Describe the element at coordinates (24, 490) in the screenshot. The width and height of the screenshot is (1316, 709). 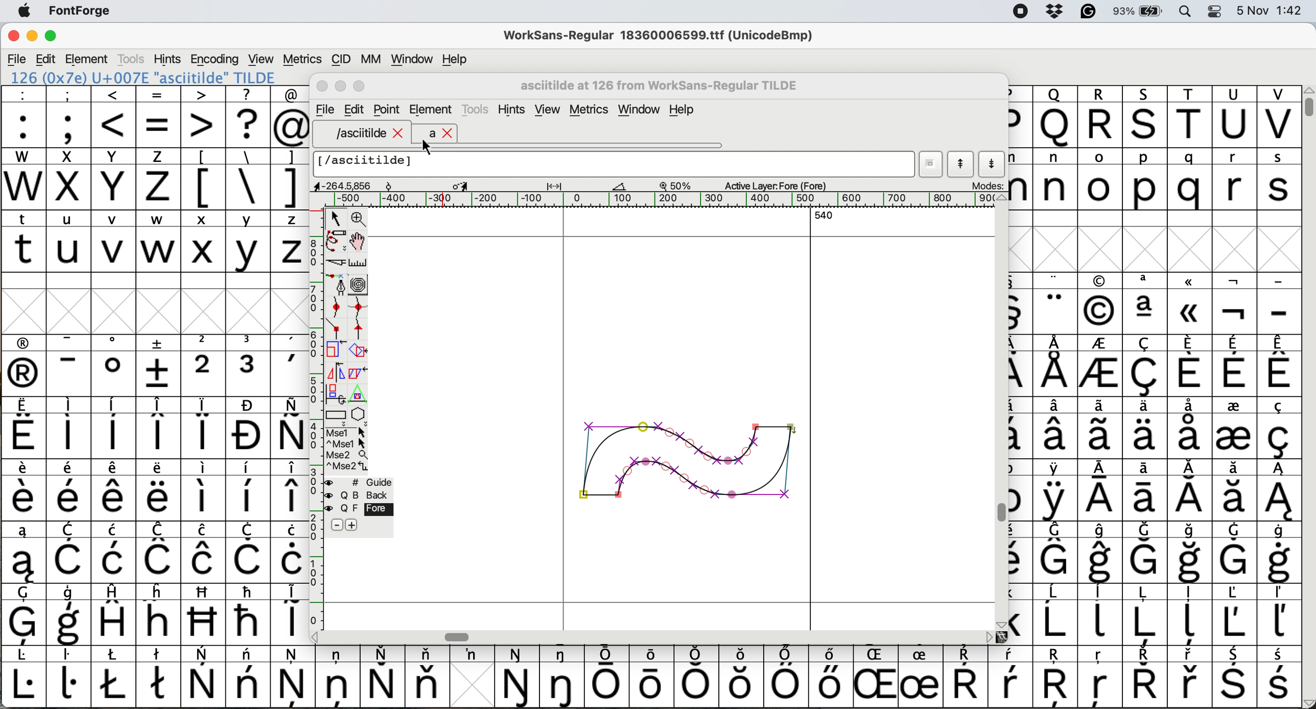
I see `symbol` at that location.